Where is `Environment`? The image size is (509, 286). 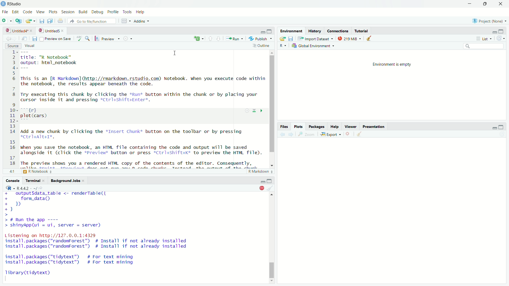
Environment is located at coordinates (291, 30).